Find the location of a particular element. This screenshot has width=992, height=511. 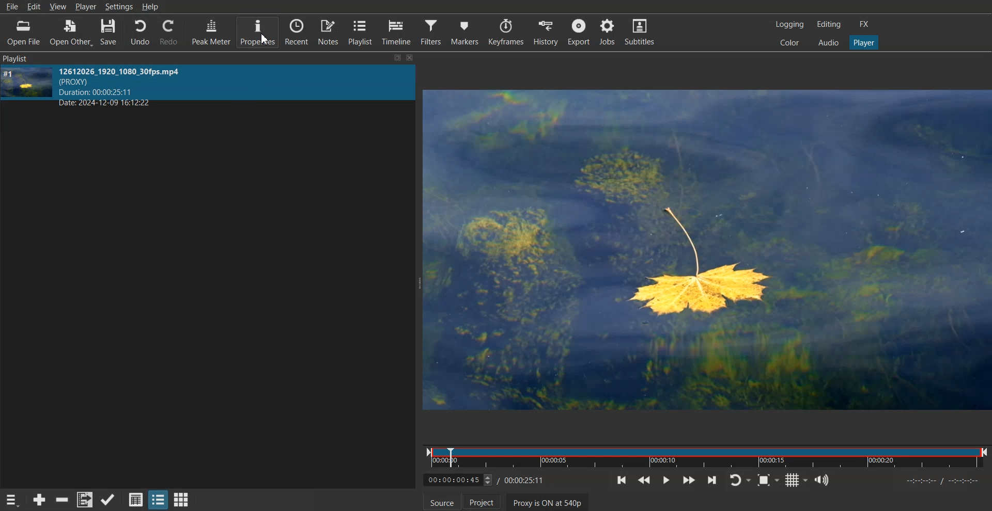

Redo is located at coordinates (171, 31).